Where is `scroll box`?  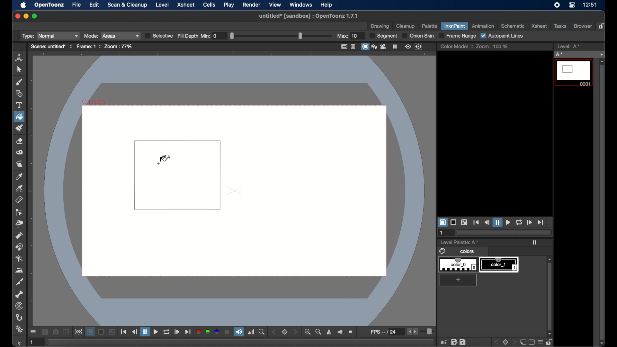 scroll box is located at coordinates (549, 292).